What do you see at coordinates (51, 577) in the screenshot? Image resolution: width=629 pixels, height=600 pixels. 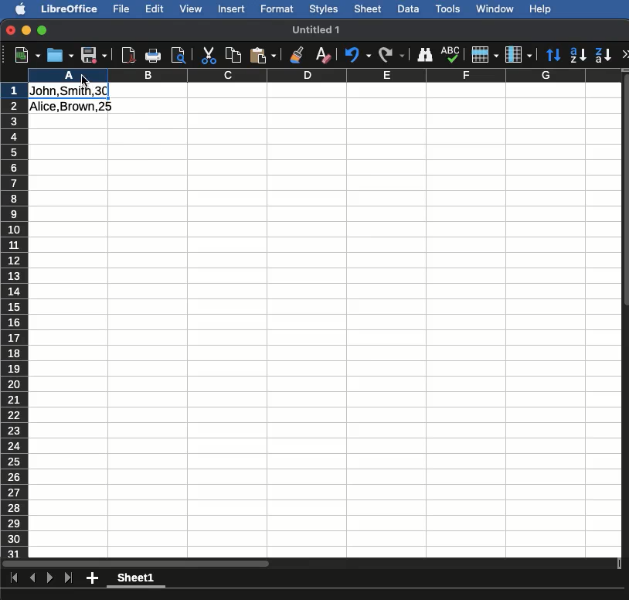 I see `Next sheet` at bounding box center [51, 577].